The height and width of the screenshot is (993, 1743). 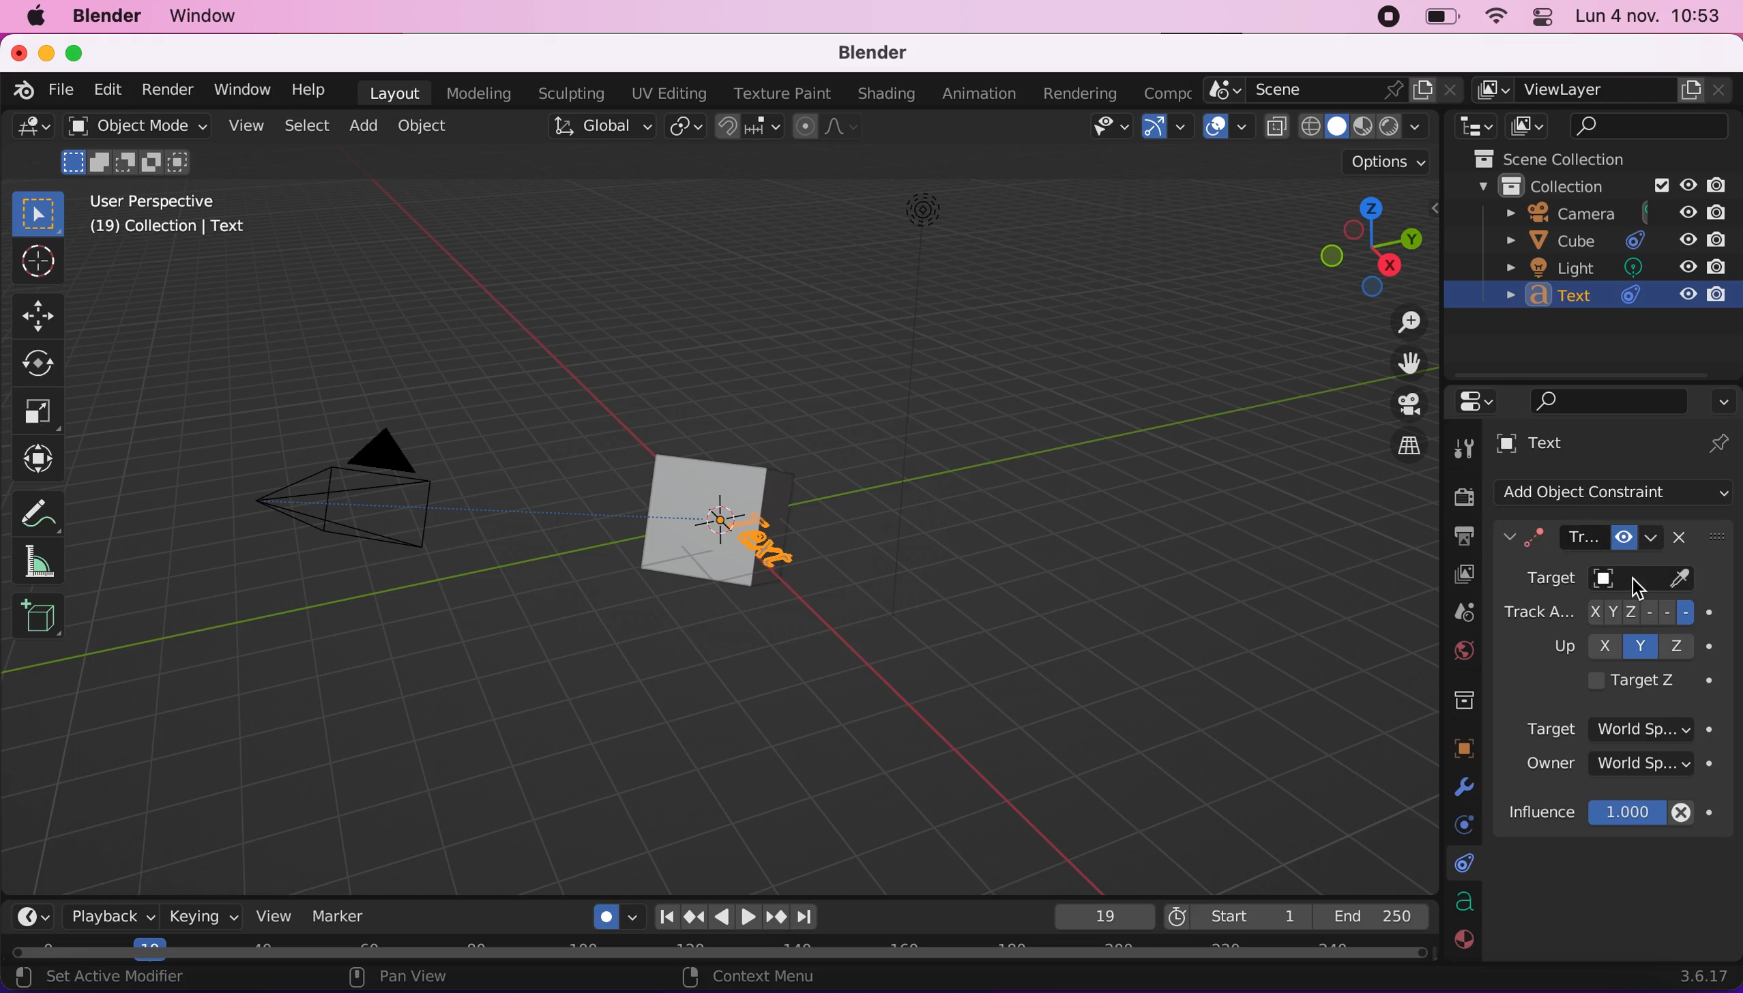 I want to click on scene, so click(x=1334, y=91).